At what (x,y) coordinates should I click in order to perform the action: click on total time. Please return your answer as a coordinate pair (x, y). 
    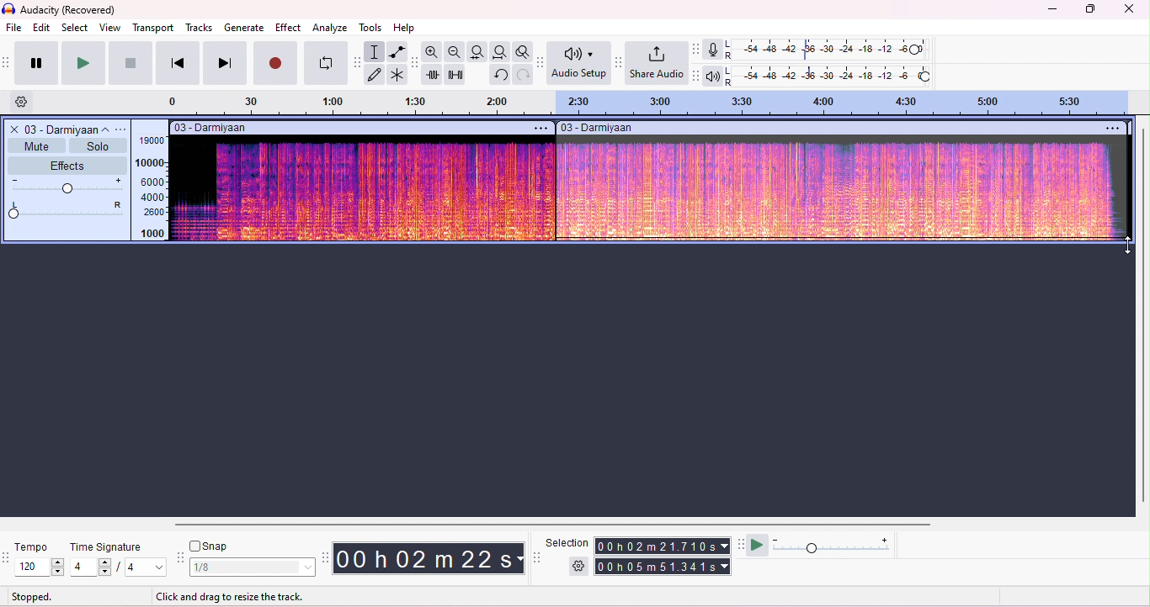
    Looking at the image, I should click on (661, 546).